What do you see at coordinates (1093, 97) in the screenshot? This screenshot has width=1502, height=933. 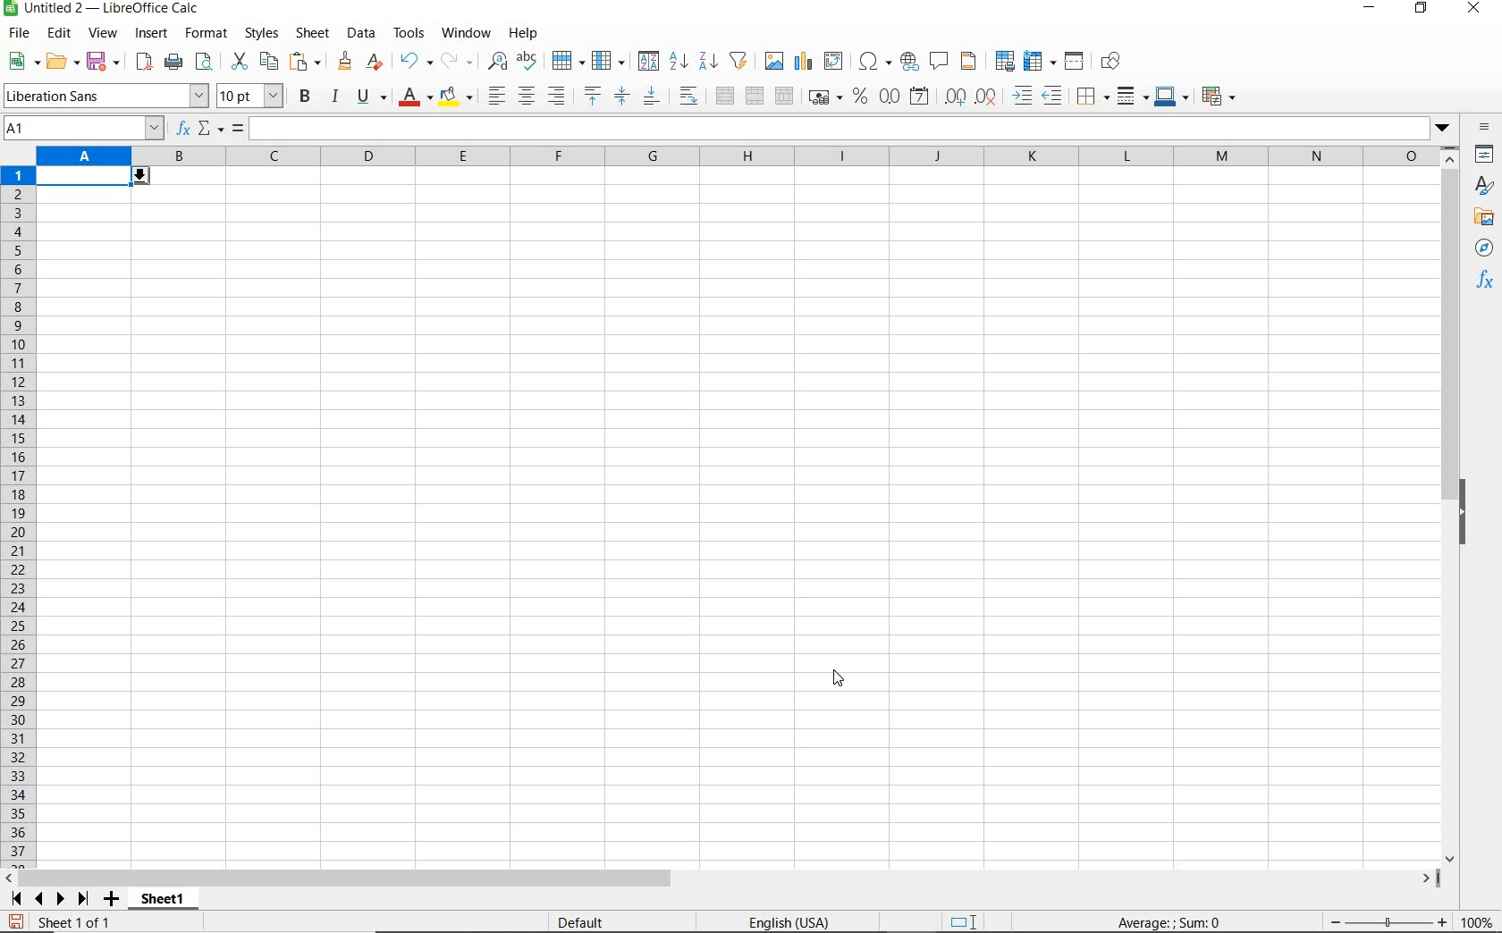 I see `borders` at bounding box center [1093, 97].